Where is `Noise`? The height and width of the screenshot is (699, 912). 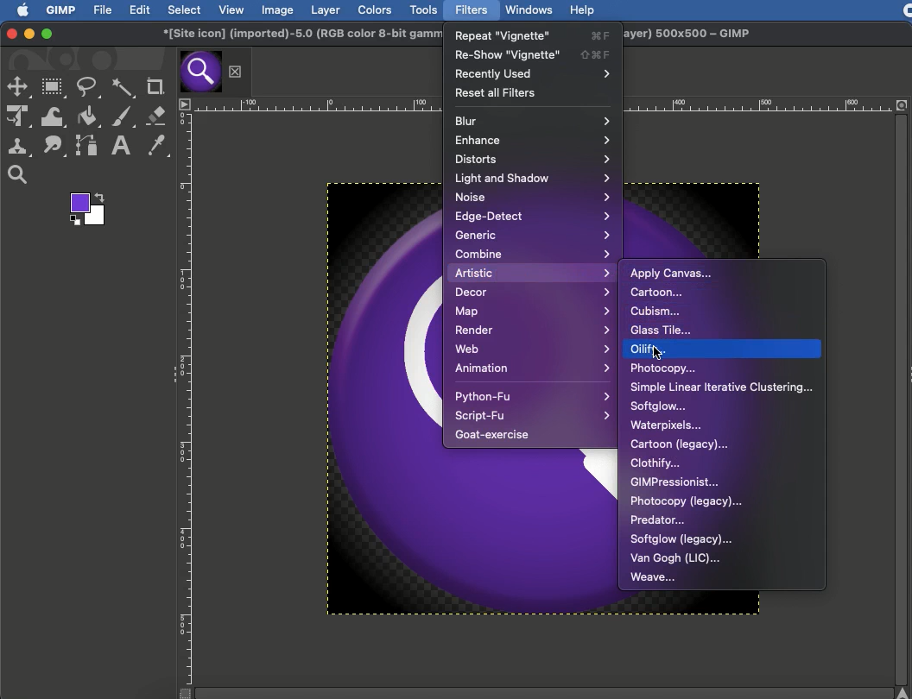 Noise is located at coordinates (533, 196).